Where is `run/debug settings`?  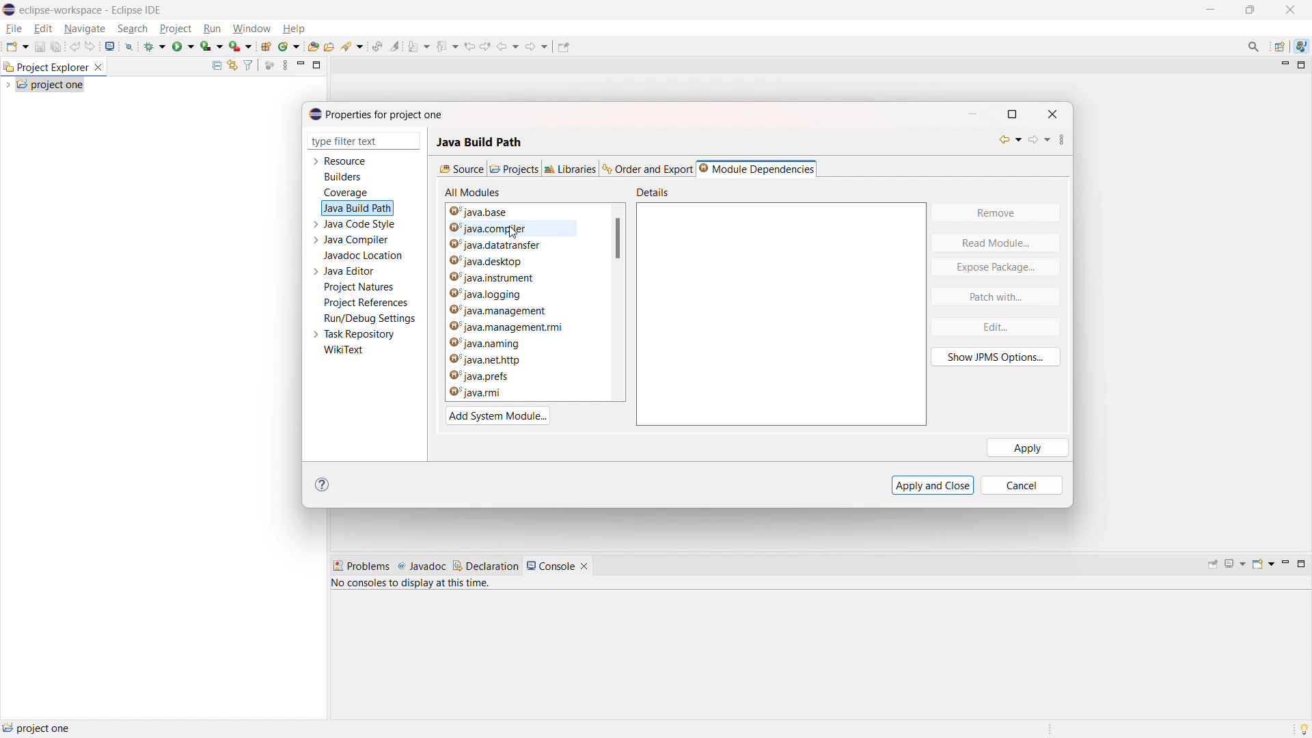
run/debug settings is located at coordinates (370, 318).